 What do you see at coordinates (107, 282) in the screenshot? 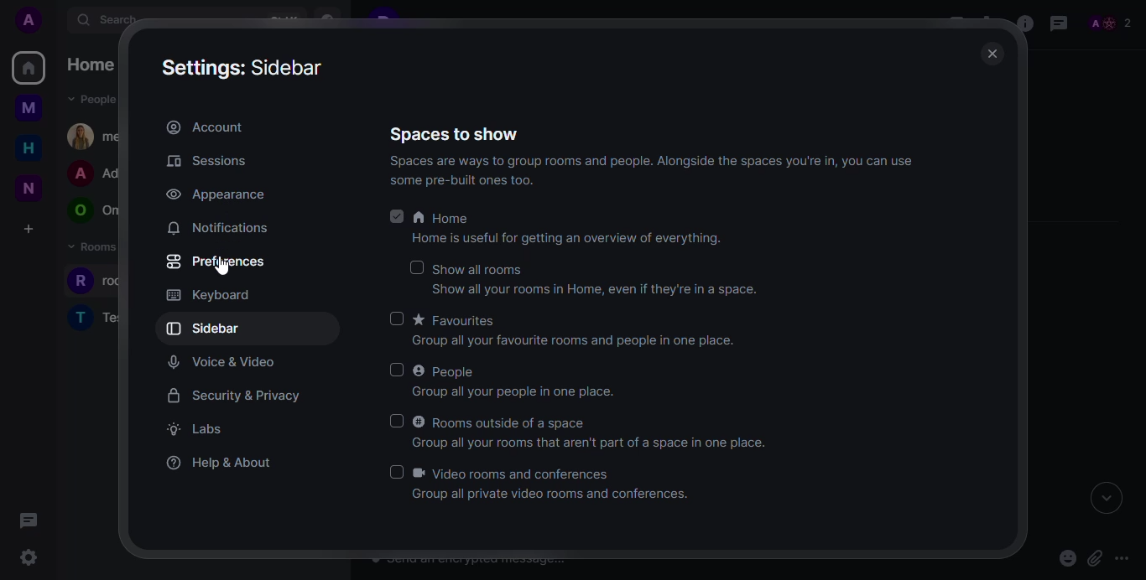
I see `room` at bounding box center [107, 282].